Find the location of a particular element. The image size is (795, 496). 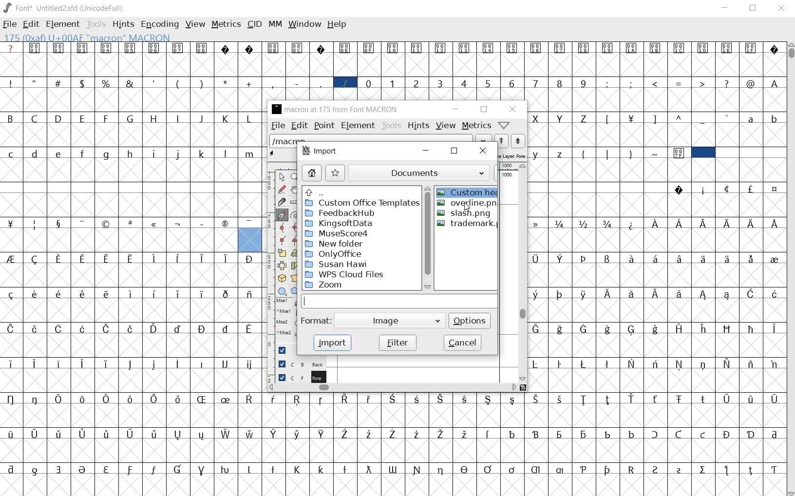

Symbol is located at coordinates (750, 433).